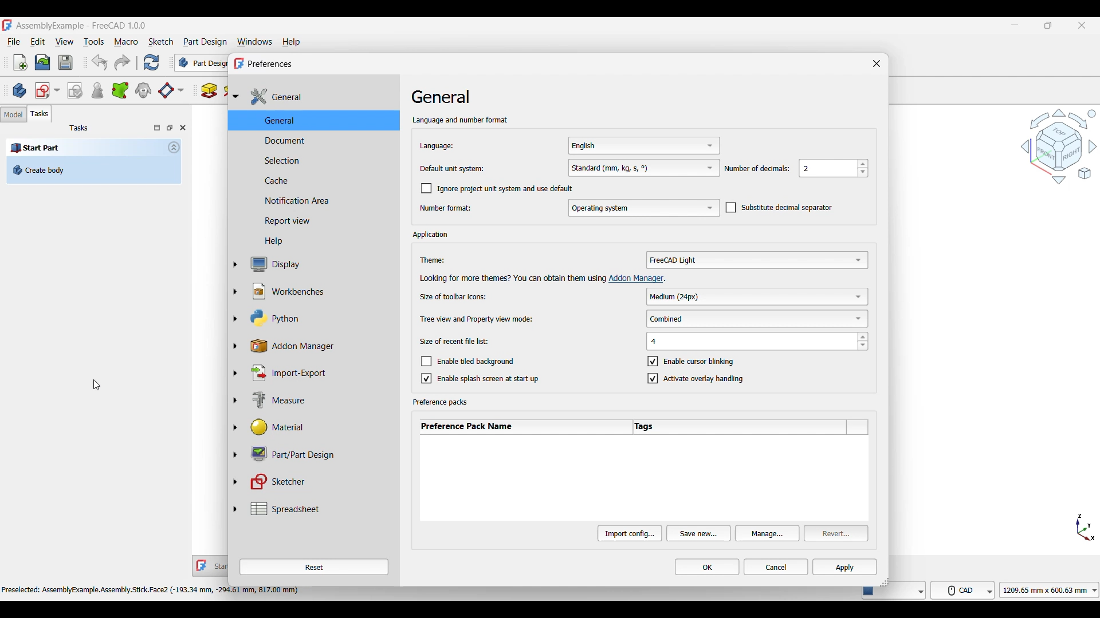 This screenshot has height=618, width=1100. What do you see at coordinates (319, 264) in the screenshot?
I see `Display` at bounding box center [319, 264].